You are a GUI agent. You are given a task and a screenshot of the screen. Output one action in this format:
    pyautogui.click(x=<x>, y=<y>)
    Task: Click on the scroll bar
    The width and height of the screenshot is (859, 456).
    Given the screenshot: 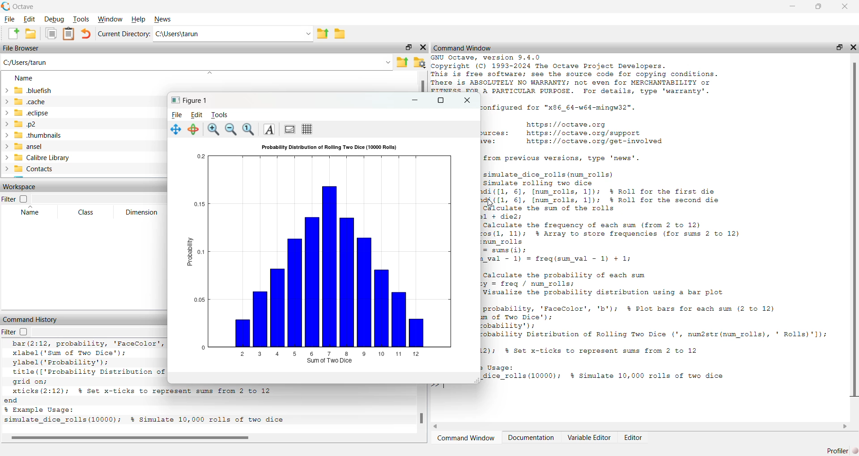 What is the action you would take?
    pyautogui.click(x=210, y=437)
    